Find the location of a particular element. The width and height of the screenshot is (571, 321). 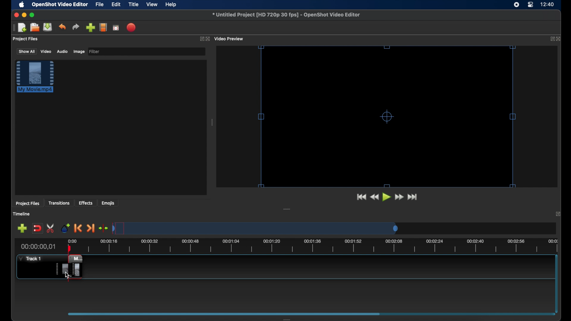

time is located at coordinates (548, 5).